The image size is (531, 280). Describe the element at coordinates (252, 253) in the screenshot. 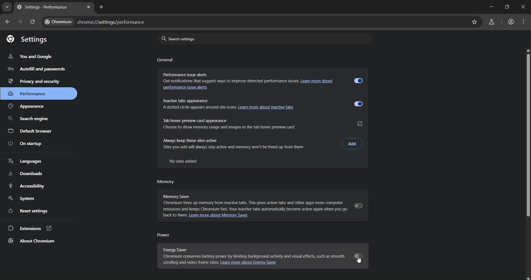

I see `energy saver` at that location.